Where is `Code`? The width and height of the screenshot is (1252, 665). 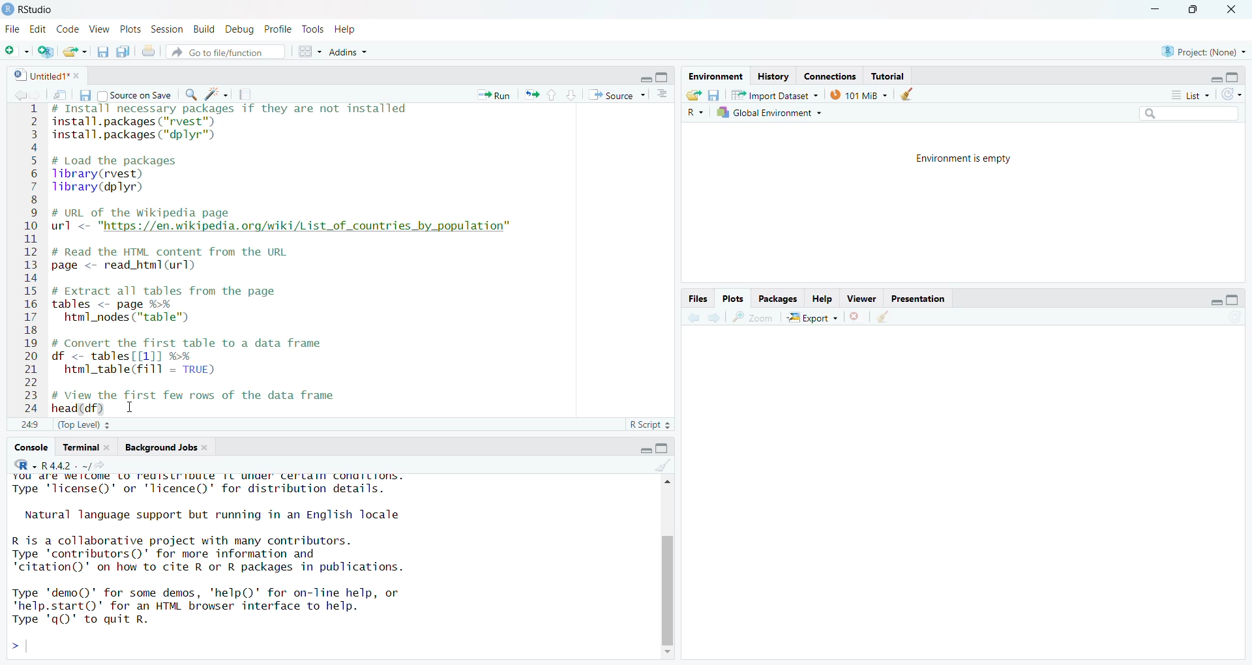 Code is located at coordinates (67, 29).